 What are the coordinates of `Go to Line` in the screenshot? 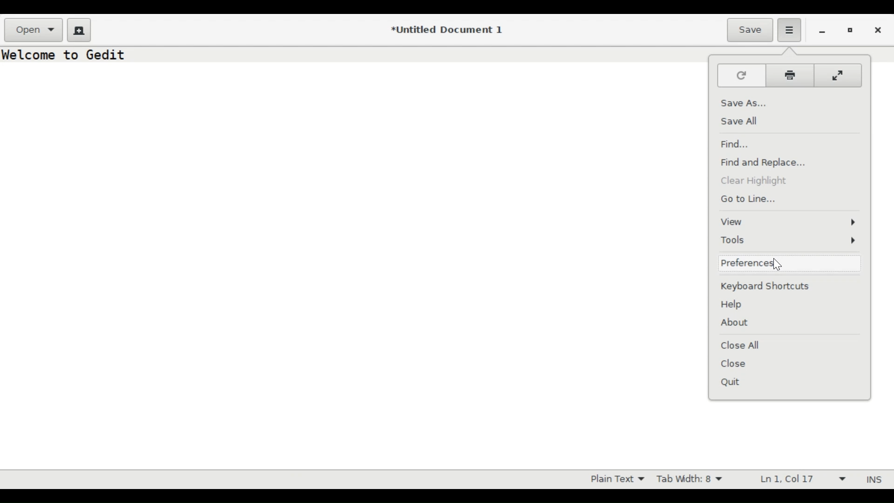 It's located at (750, 199).